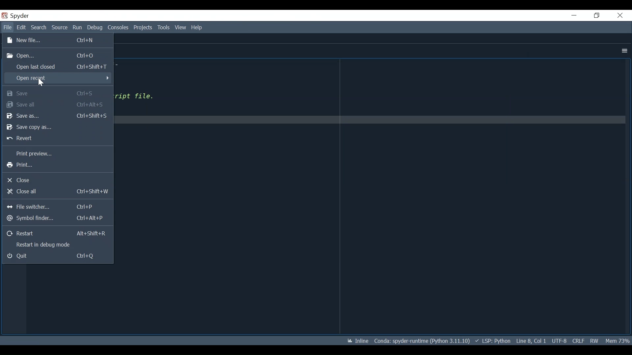 This screenshot has width=632, height=355. I want to click on LSP: Python, so click(493, 341).